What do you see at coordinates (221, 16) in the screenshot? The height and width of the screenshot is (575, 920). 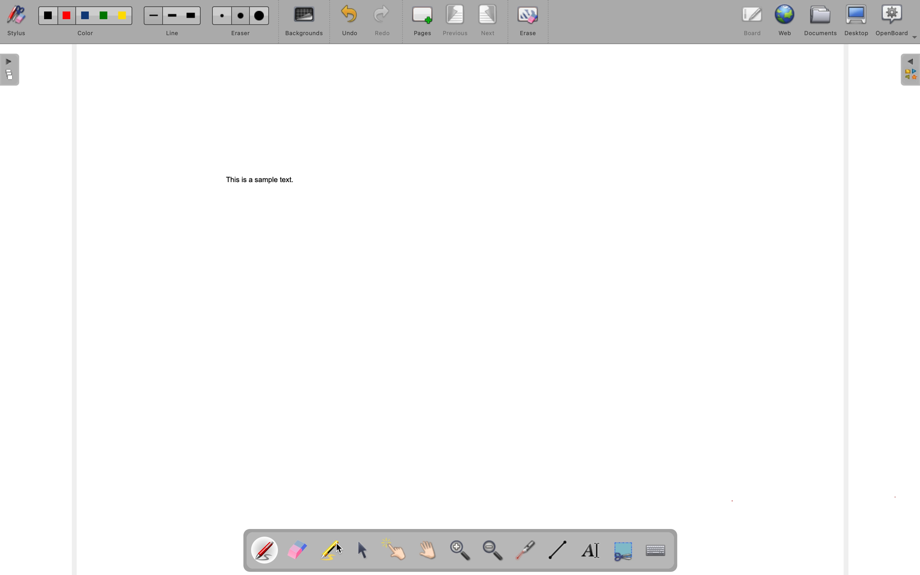 I see `Small eraser` at bounding box center [221, 16].